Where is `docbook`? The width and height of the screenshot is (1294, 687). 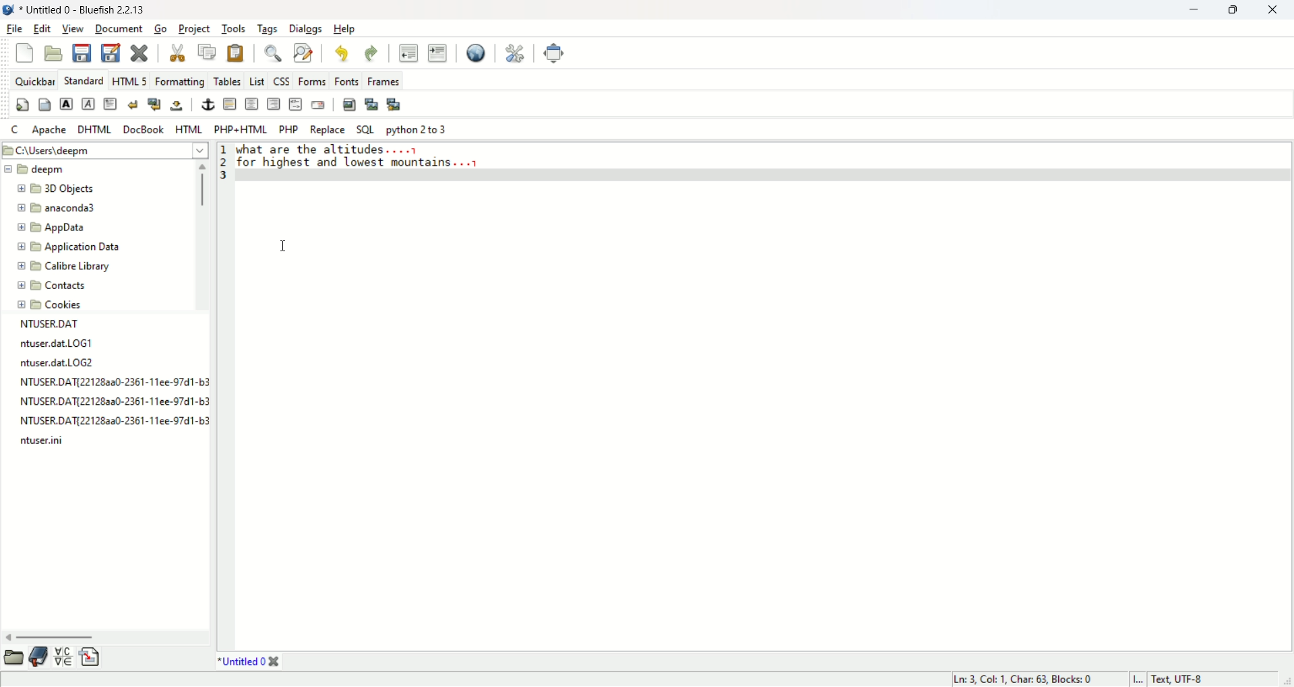
docbook is located at coordinates (144, 129).